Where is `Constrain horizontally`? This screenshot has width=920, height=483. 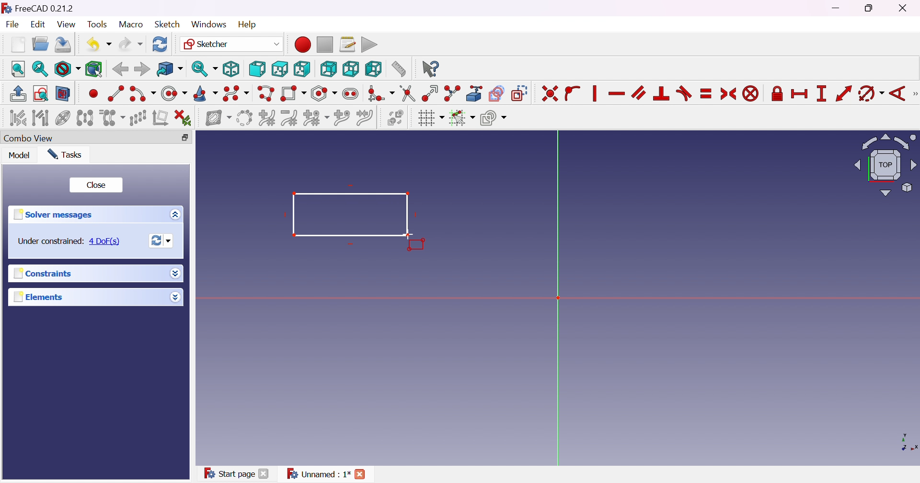
Constrain horizontally is located at coordinates (617, 94).